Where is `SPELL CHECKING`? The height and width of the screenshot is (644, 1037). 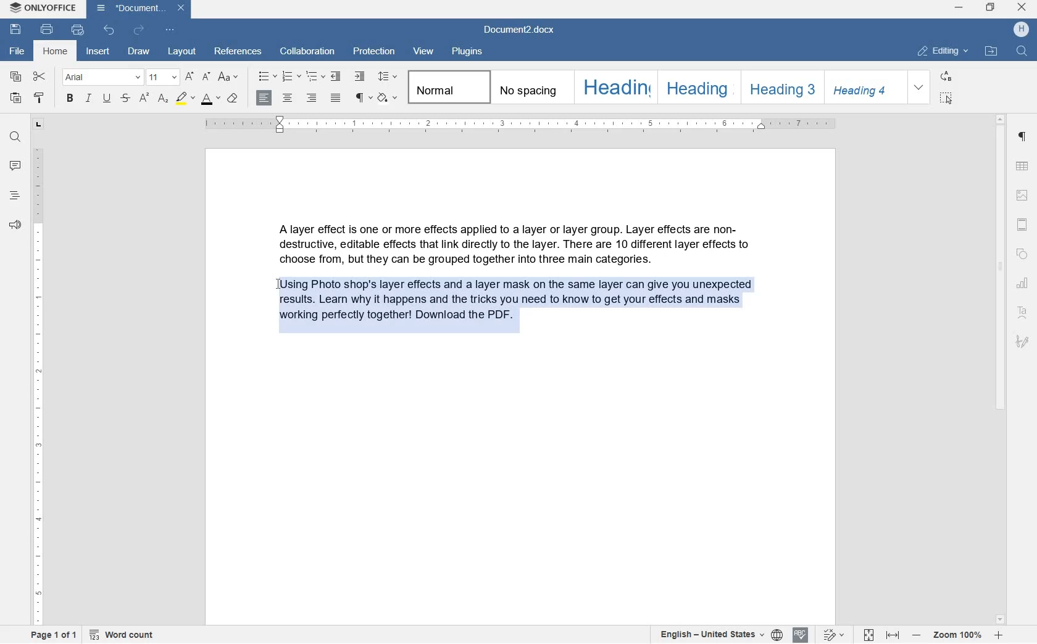 SPELL CHECKING is located at coordinates (801, 635).